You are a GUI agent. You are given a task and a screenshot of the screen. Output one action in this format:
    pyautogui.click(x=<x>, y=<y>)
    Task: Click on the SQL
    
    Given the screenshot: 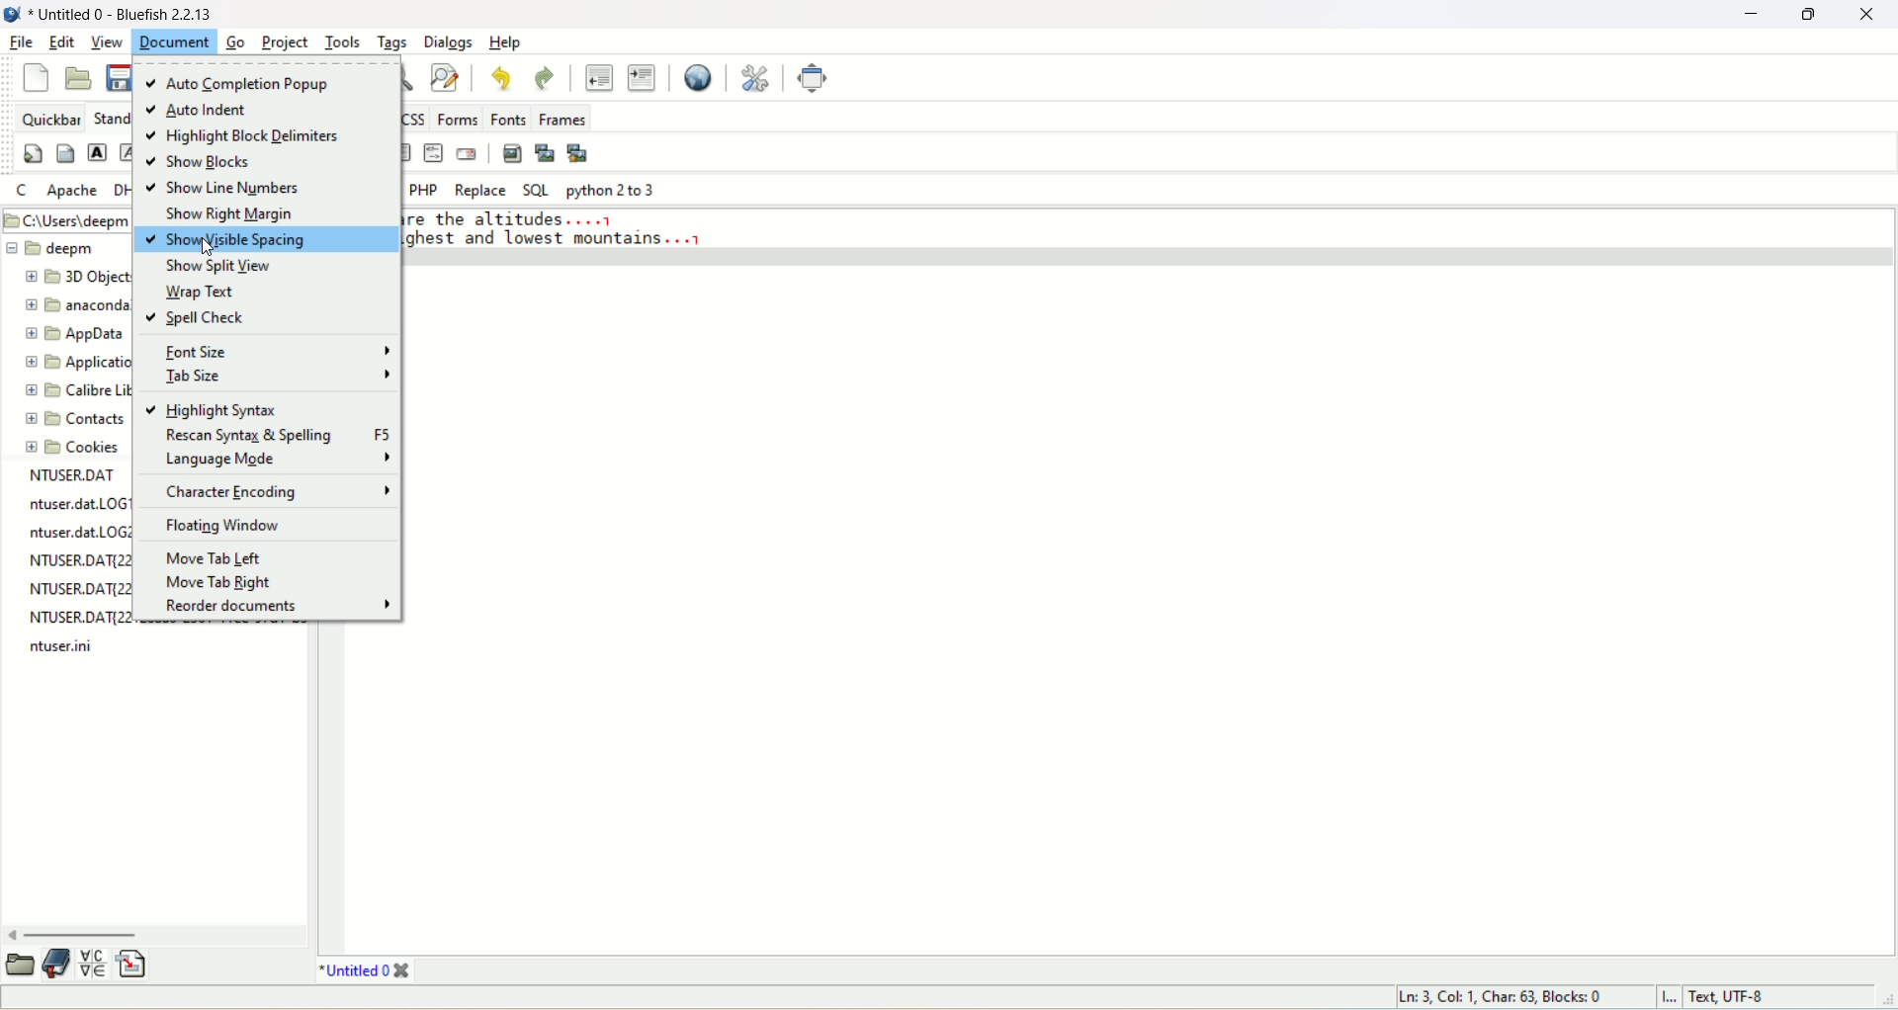 What is the action you would take?
    pyautogui.click(x=535, y=192)
    